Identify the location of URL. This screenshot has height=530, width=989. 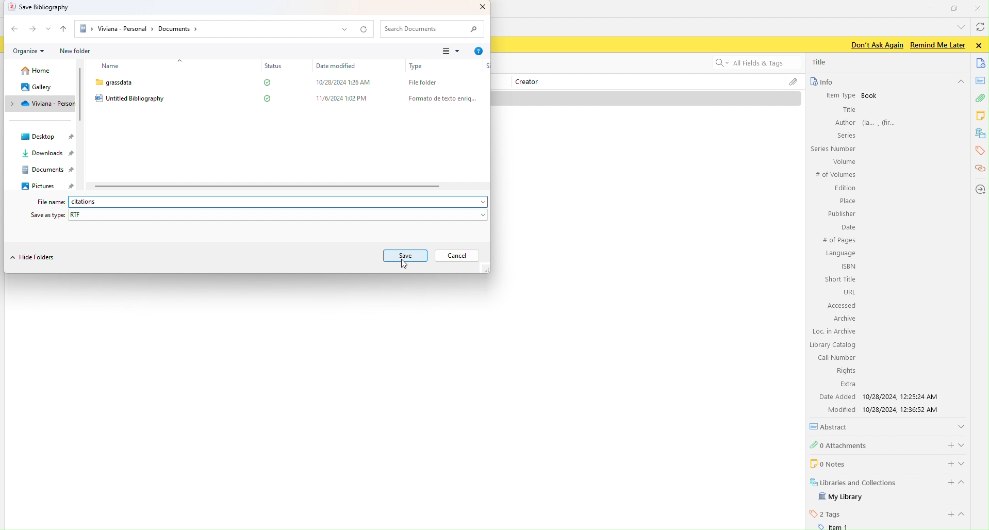
(848, 292).